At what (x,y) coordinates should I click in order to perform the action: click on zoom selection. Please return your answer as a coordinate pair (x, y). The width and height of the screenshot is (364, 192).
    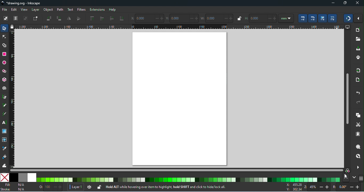
    Looking at the image, I should click on (357, 147).